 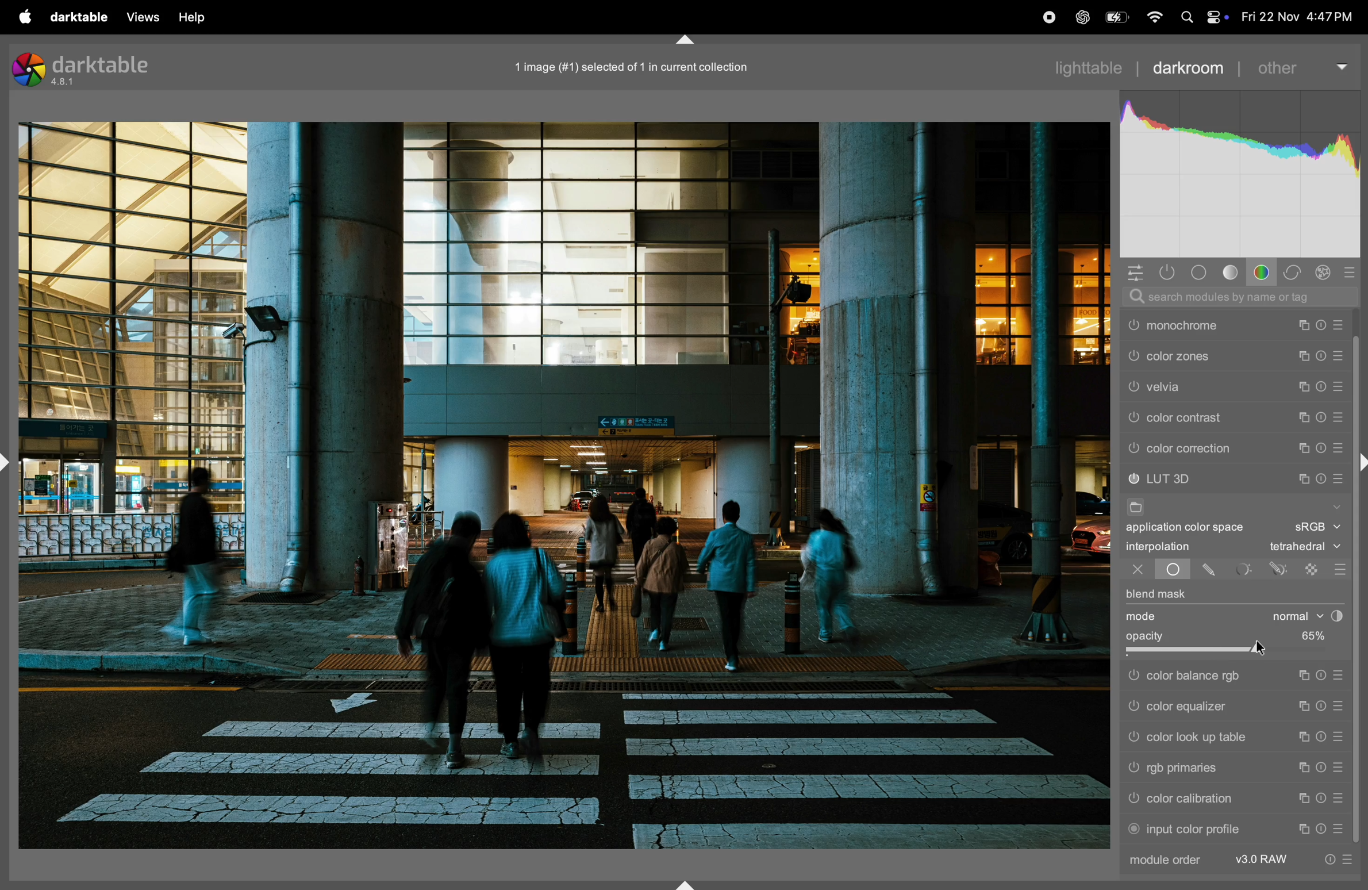 What do you see at coordinates (1201, 768) in the screenshot?
I see `rgb primaries` at bounding box center [1201, 768].